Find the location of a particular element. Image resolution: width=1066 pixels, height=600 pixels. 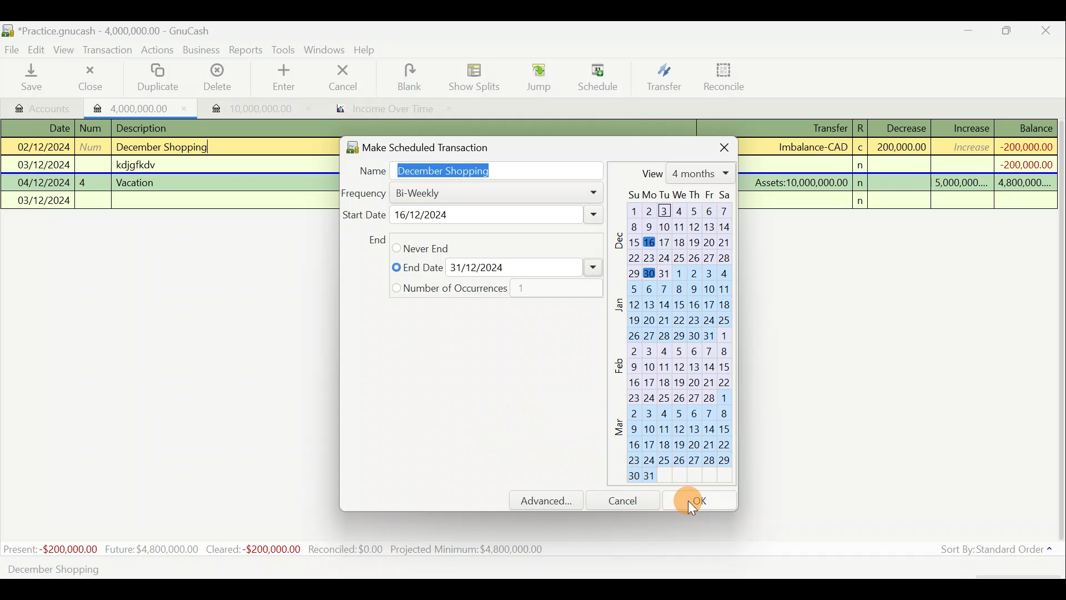

Reconcile is located at coordinates (728, 76).